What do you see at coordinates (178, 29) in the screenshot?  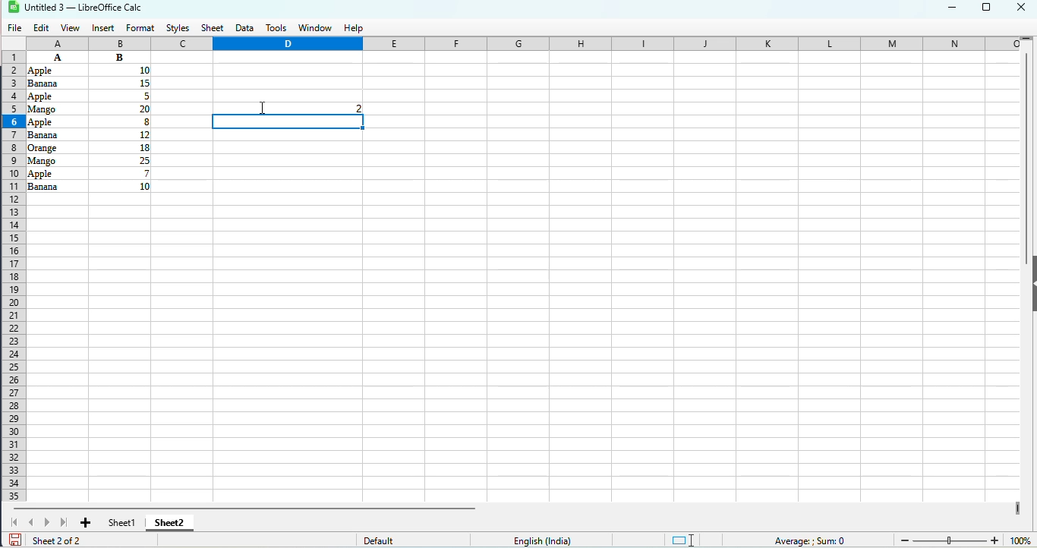 I see `styles` at bounding box center [178, 29].